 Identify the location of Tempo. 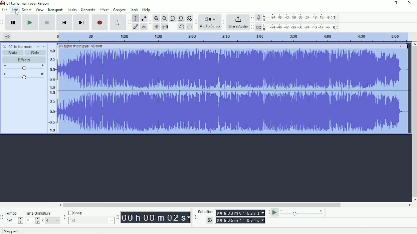
(12, 213).